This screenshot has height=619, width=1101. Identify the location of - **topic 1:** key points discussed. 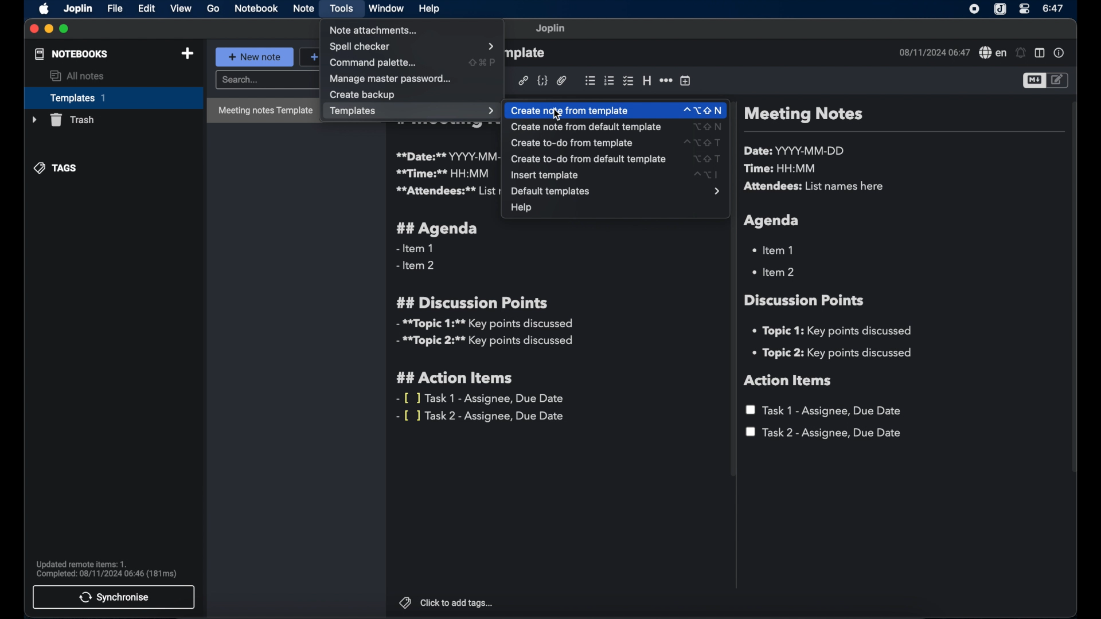
(483, 324).